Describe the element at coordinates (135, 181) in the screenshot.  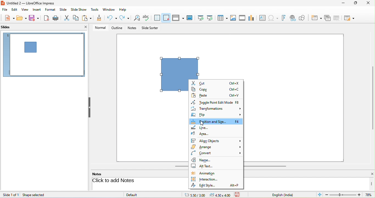
I see `click to add notes` at that location.